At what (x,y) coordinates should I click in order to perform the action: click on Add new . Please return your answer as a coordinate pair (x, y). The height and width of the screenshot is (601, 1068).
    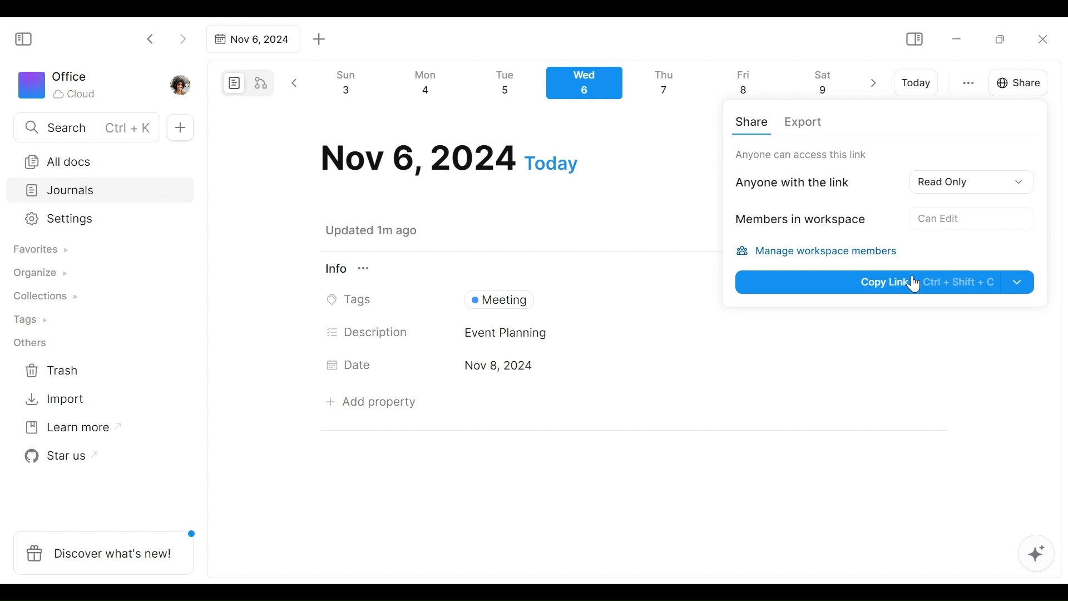
    Looking at the image, I should click on (179, 128).